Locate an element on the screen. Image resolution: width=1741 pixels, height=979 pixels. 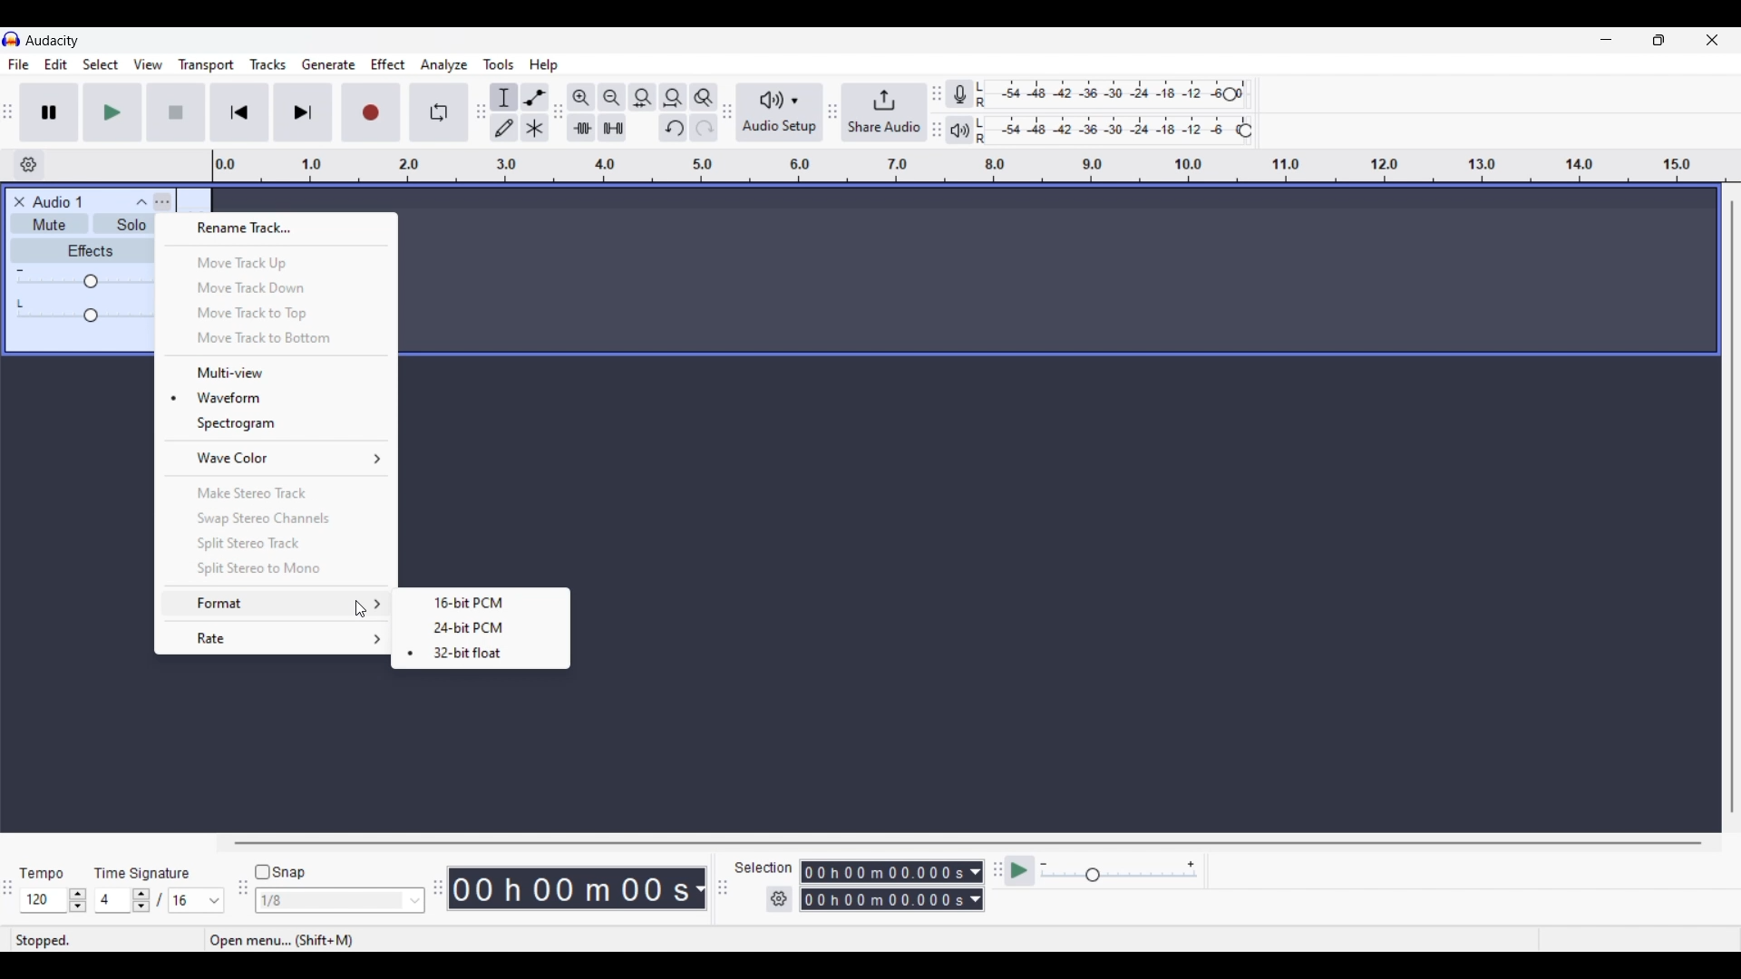
Generate menu is located at coordinates (328, 64).